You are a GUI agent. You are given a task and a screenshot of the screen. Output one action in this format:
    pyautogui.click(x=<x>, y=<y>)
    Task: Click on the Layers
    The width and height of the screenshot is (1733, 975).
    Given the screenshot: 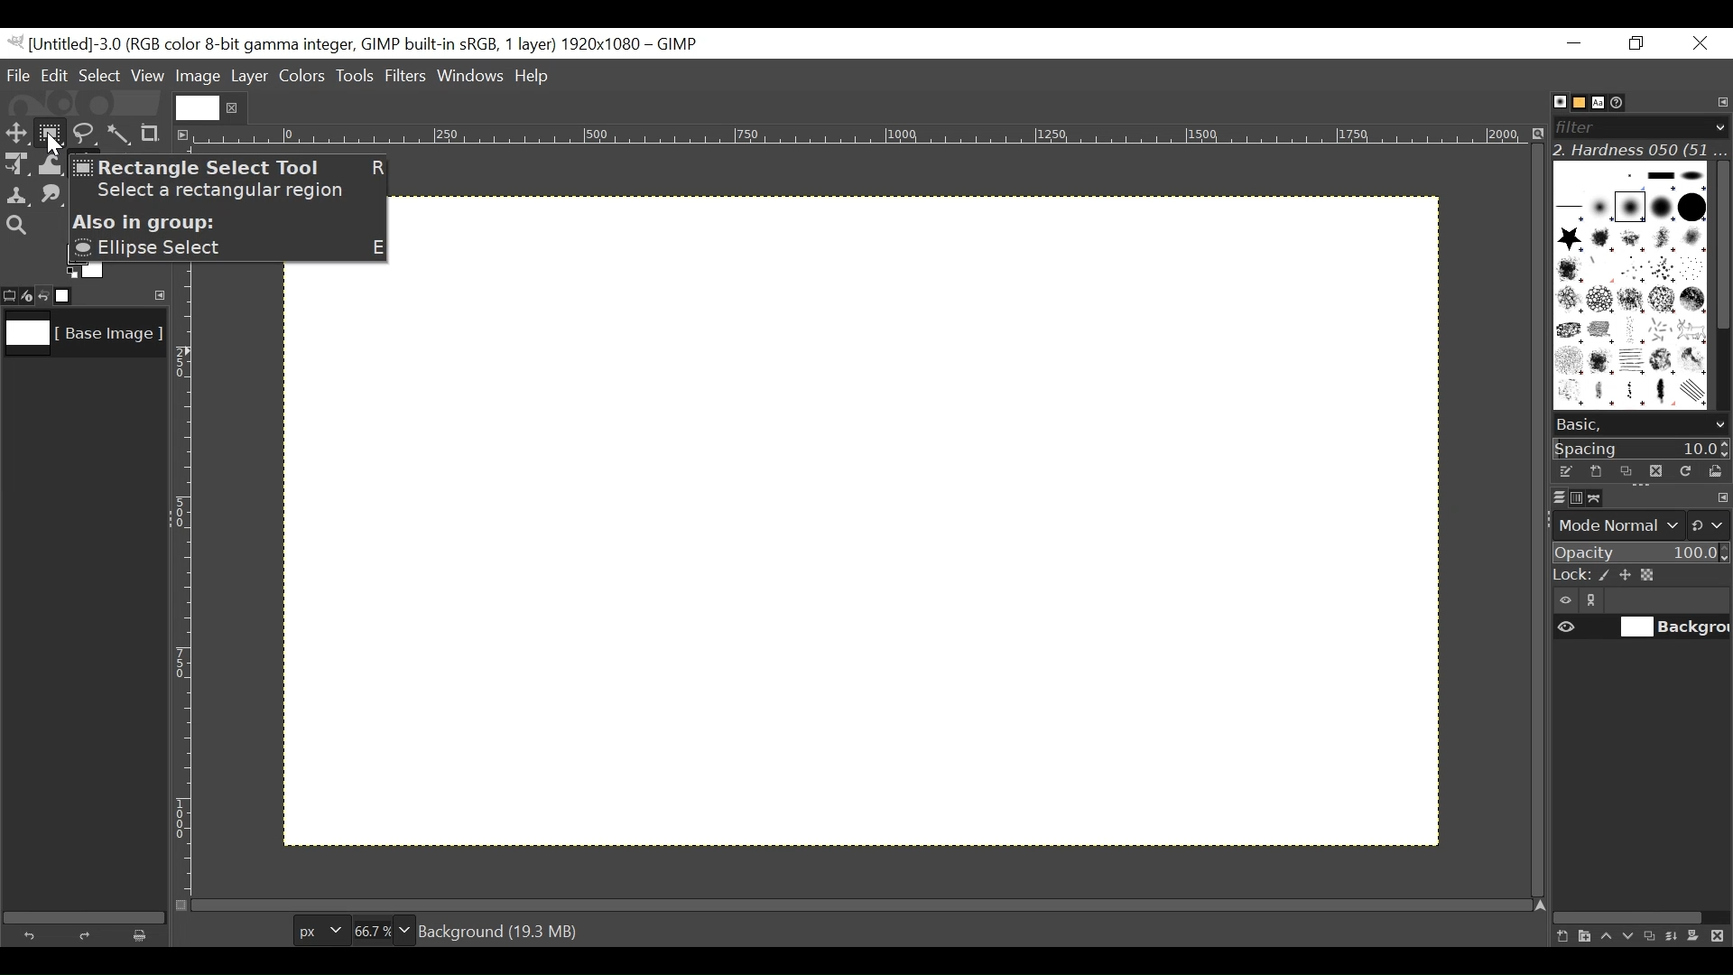 What is the action you would take?
    pyautogui.click(x=1548, y=497)
    